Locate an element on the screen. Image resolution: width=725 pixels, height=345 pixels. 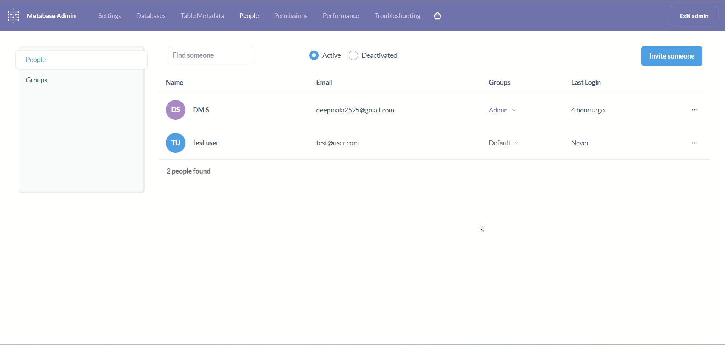
email is located at coordinates (324, 80).